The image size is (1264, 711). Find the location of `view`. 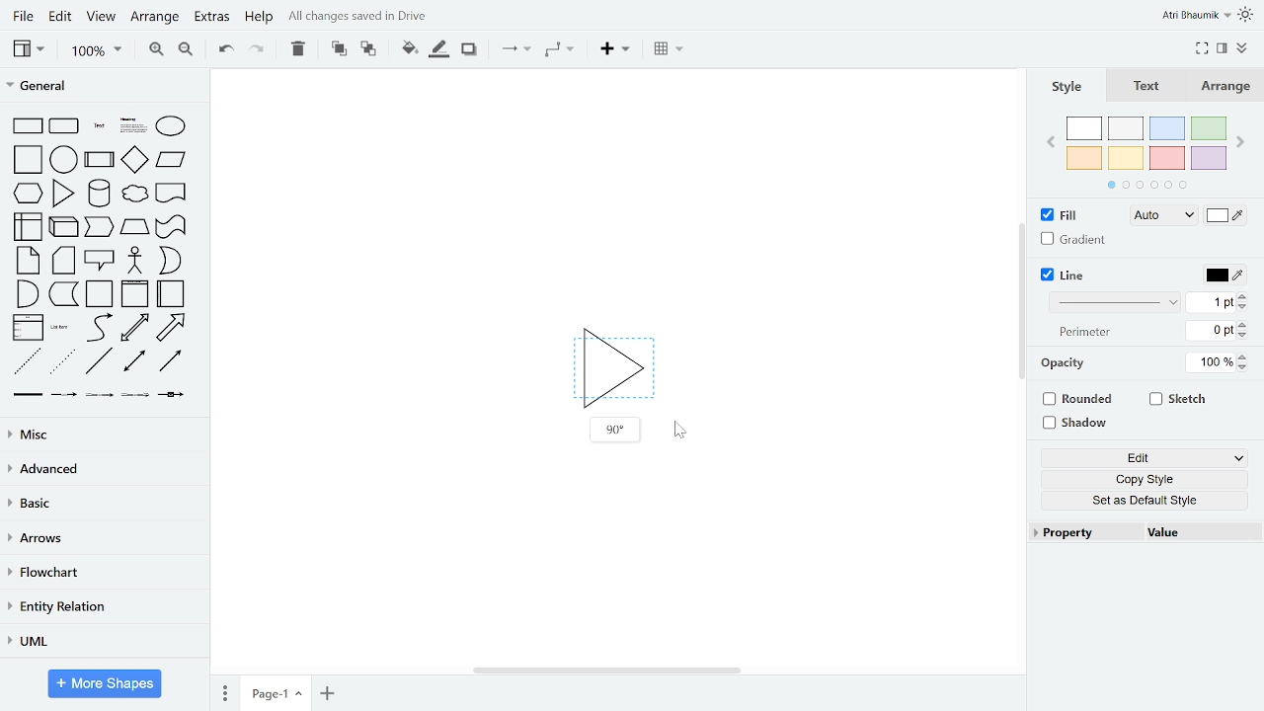

view is located at coordinates (28, 48).